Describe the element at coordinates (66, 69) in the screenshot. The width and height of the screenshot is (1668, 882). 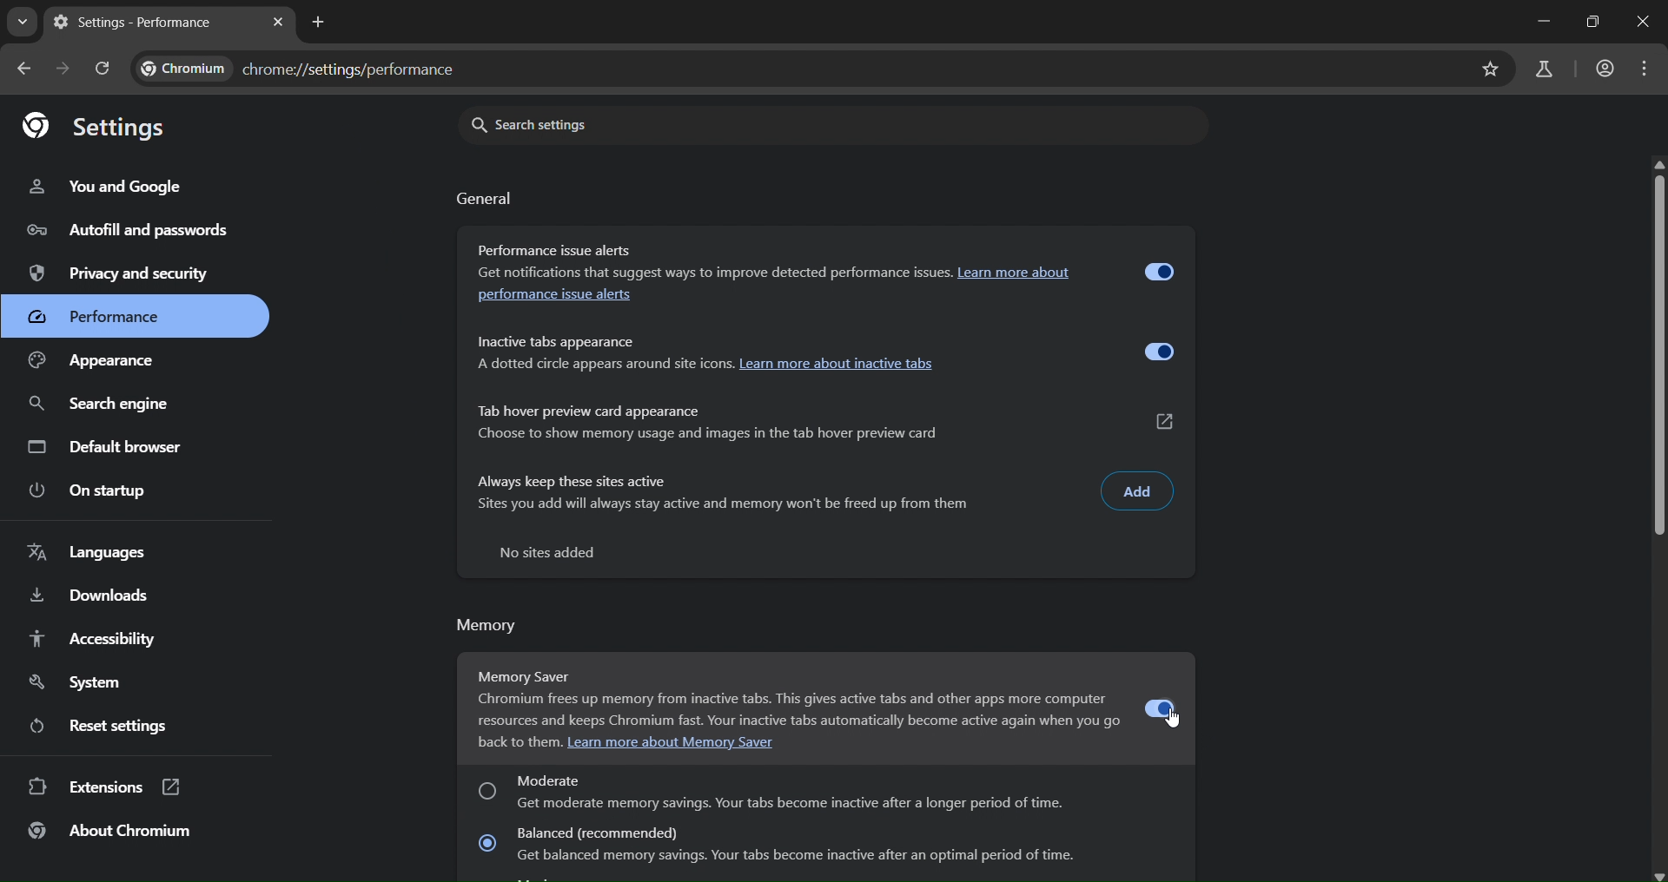
I see `go forward one page` at that location.